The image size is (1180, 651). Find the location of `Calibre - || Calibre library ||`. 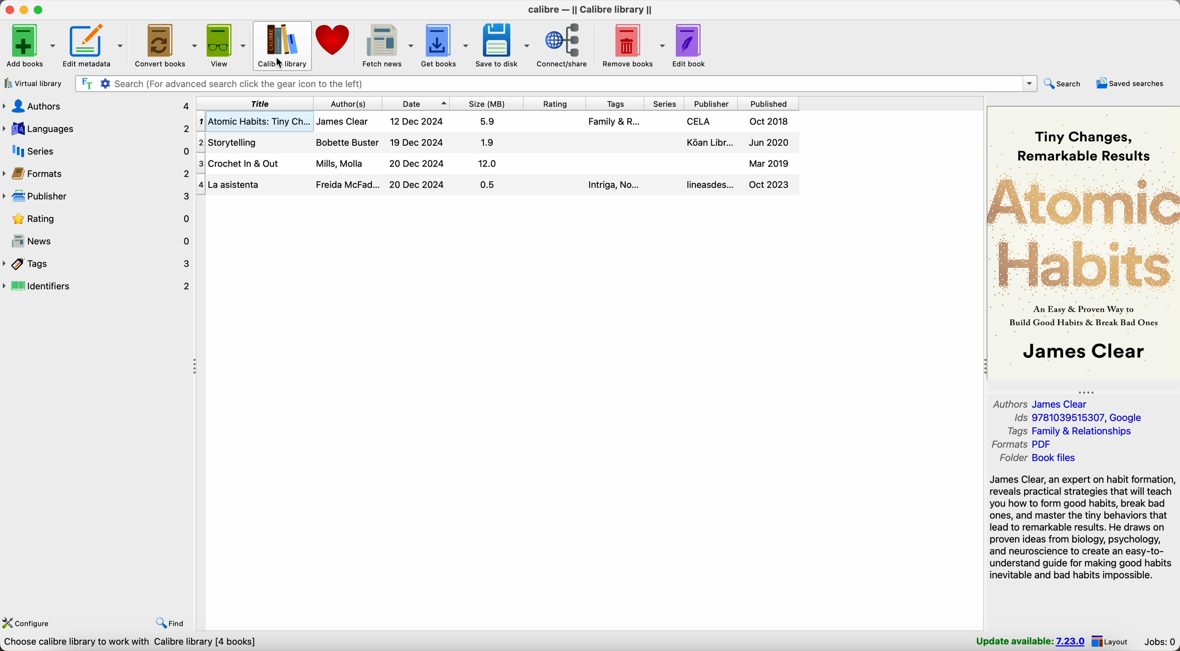

Calibre - || Calibre library || is located at coordinates (591, 8).